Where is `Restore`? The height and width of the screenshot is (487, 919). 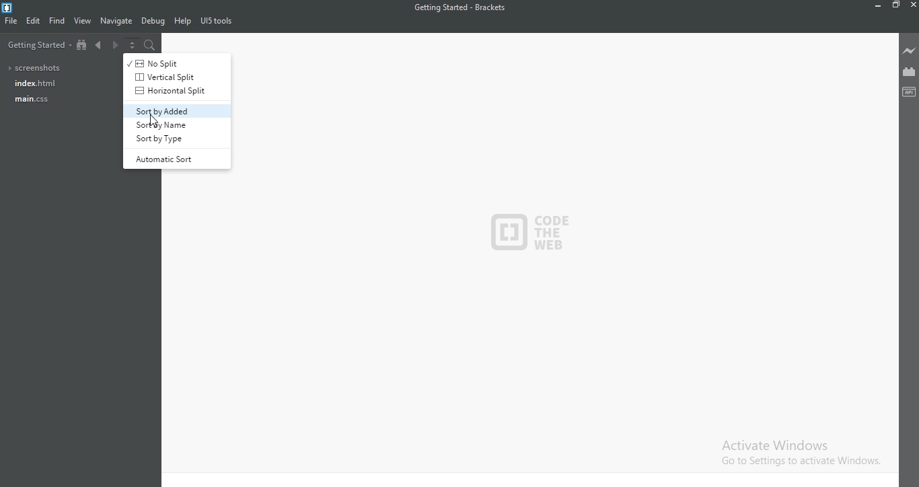
Restore is located at coordinates (897, 5).